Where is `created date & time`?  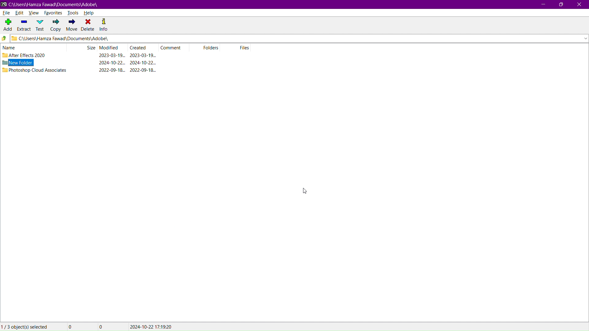
created date & time is located at coordinates (143, 63).